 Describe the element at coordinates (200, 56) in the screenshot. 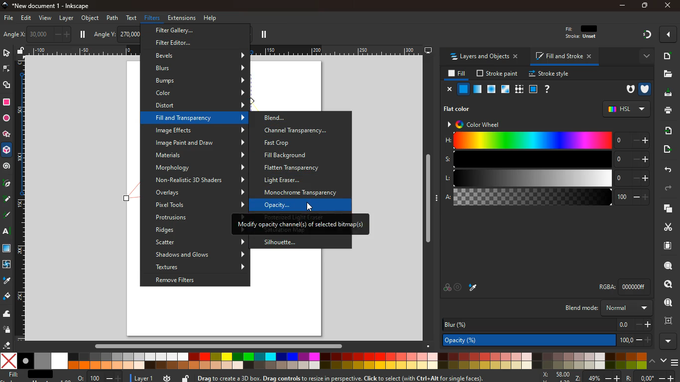

I see `bevels` at that location.